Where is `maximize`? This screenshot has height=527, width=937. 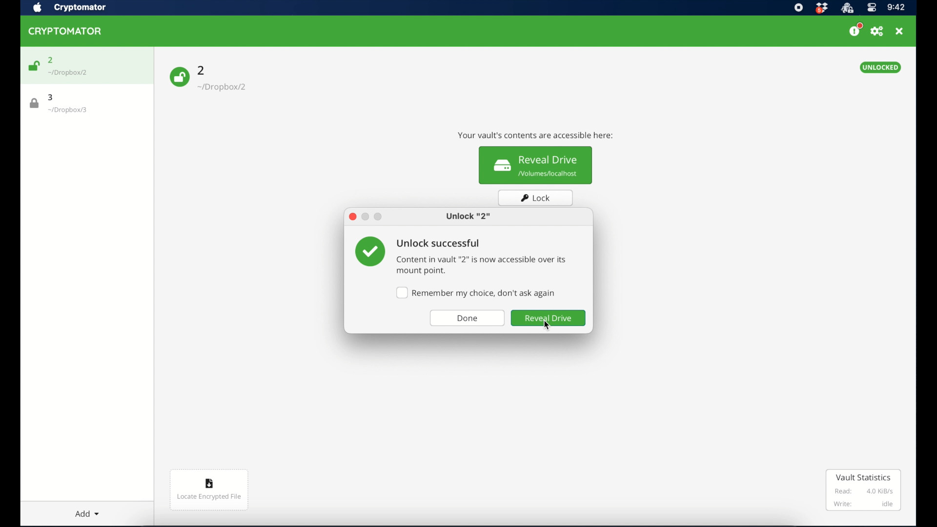
maximize is located at coordinates (378, 217).